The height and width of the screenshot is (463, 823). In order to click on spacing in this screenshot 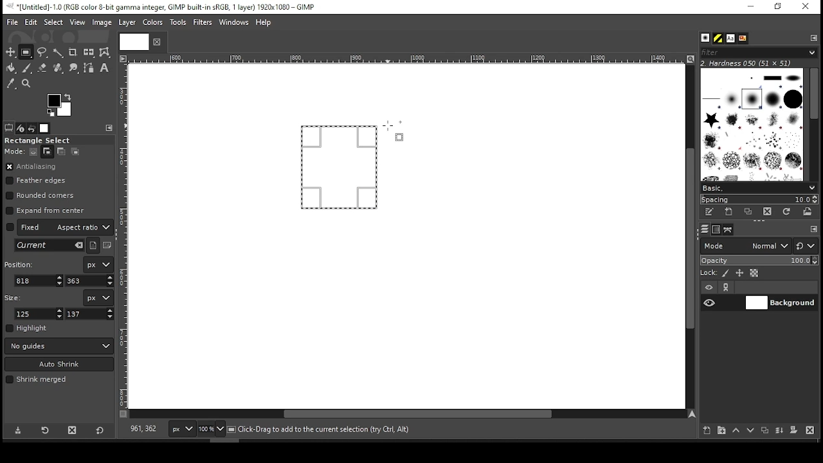, I will do `click(759, 199)`.